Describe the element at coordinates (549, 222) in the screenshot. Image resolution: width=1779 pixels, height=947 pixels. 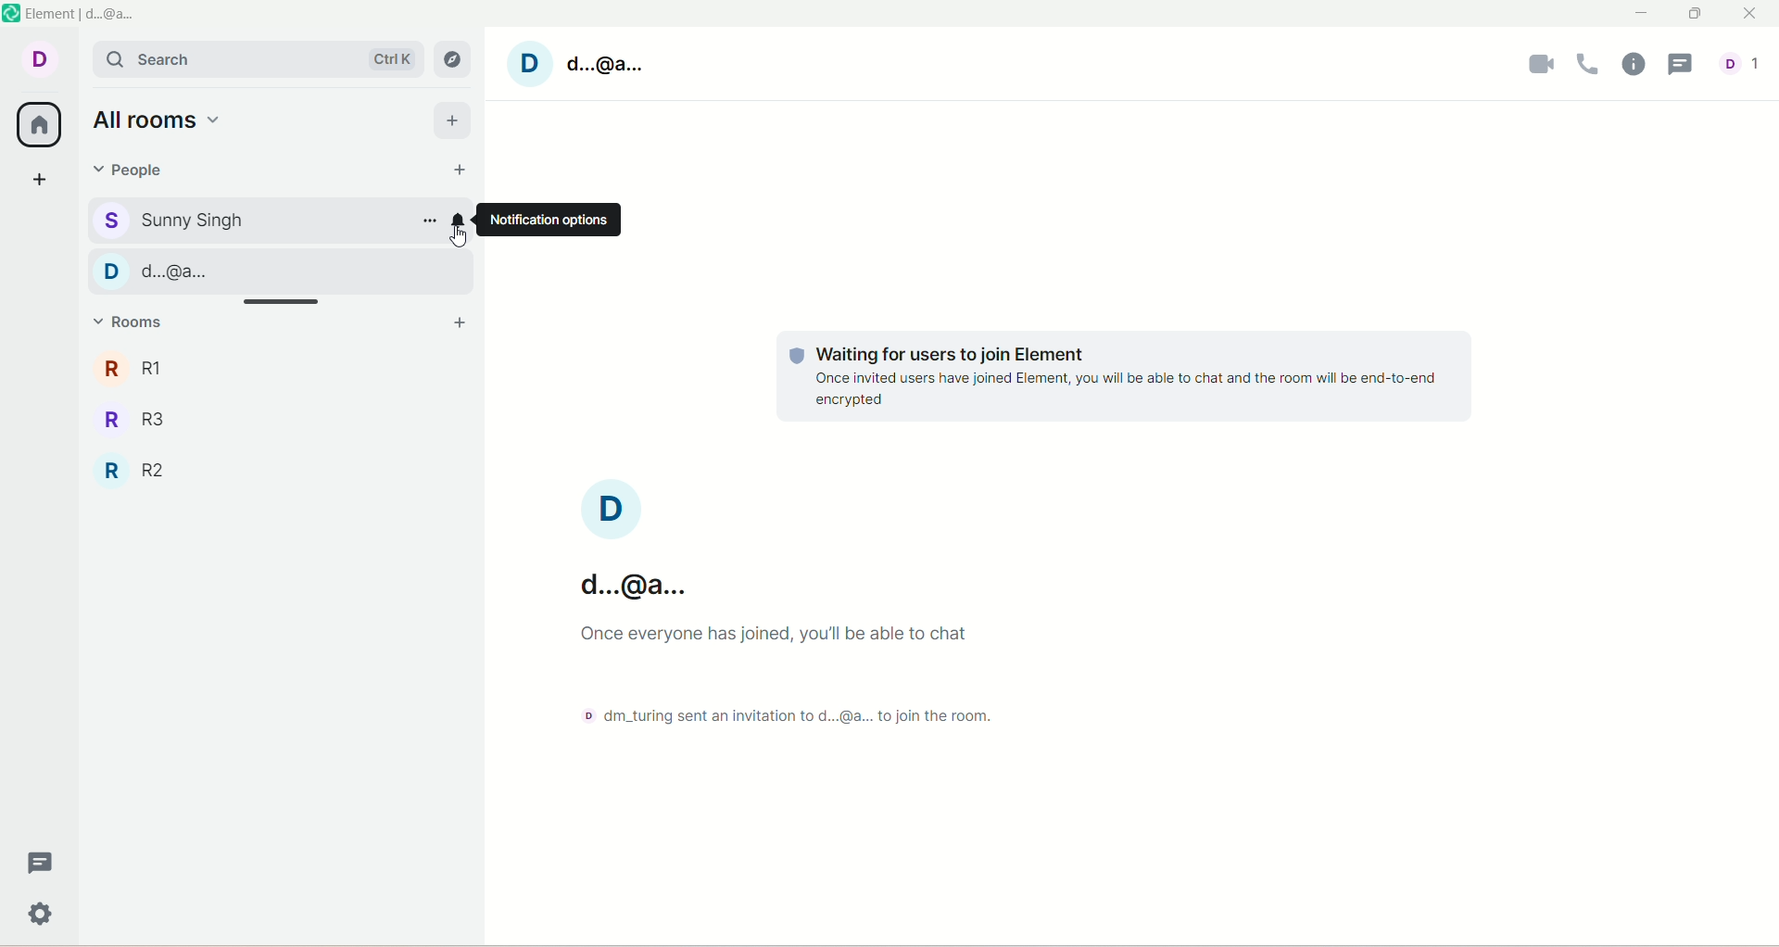
I see `notification options` at that location.